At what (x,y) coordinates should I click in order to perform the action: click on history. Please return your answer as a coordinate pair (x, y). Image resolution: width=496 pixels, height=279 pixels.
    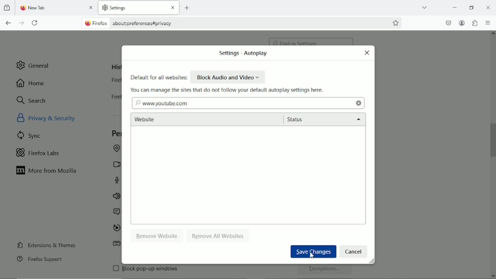
    Looking at the image, I should click on (115, 67).